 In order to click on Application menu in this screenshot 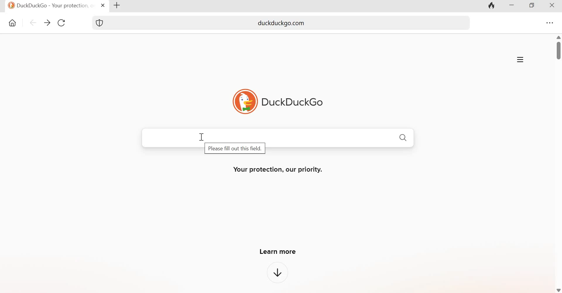, I will do `click(520, 59)`.